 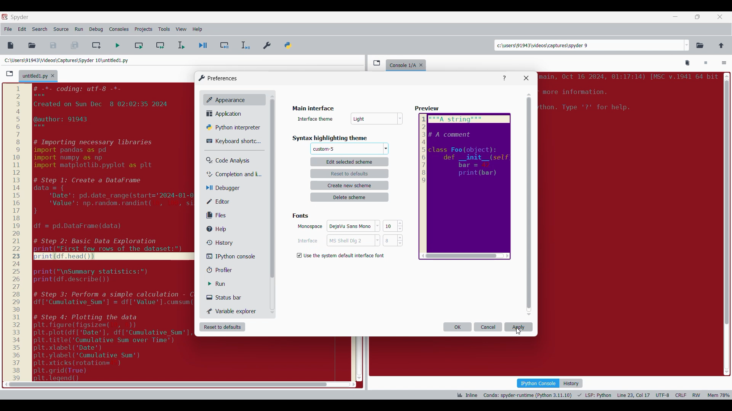 I want to click on Debugger, so click(x=226, y=188).